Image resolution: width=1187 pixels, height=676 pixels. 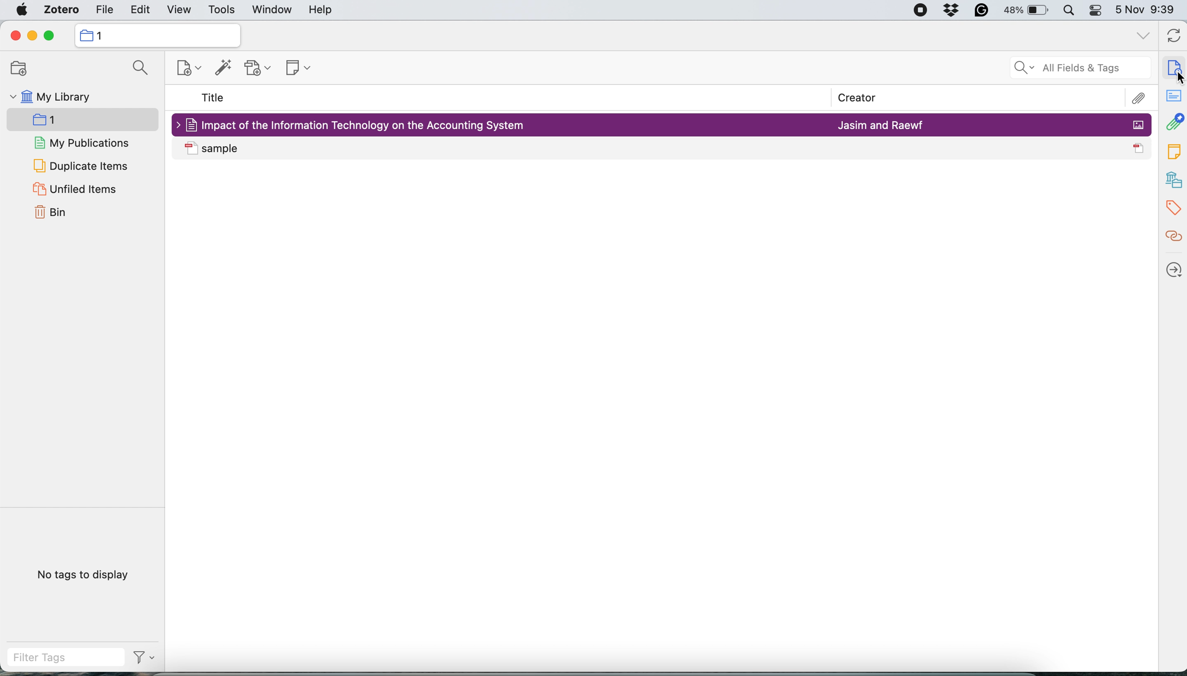 What do you see at coordinates (50, 36) in the screenshot?
I see `maximise` at bounding box center [50, 36].